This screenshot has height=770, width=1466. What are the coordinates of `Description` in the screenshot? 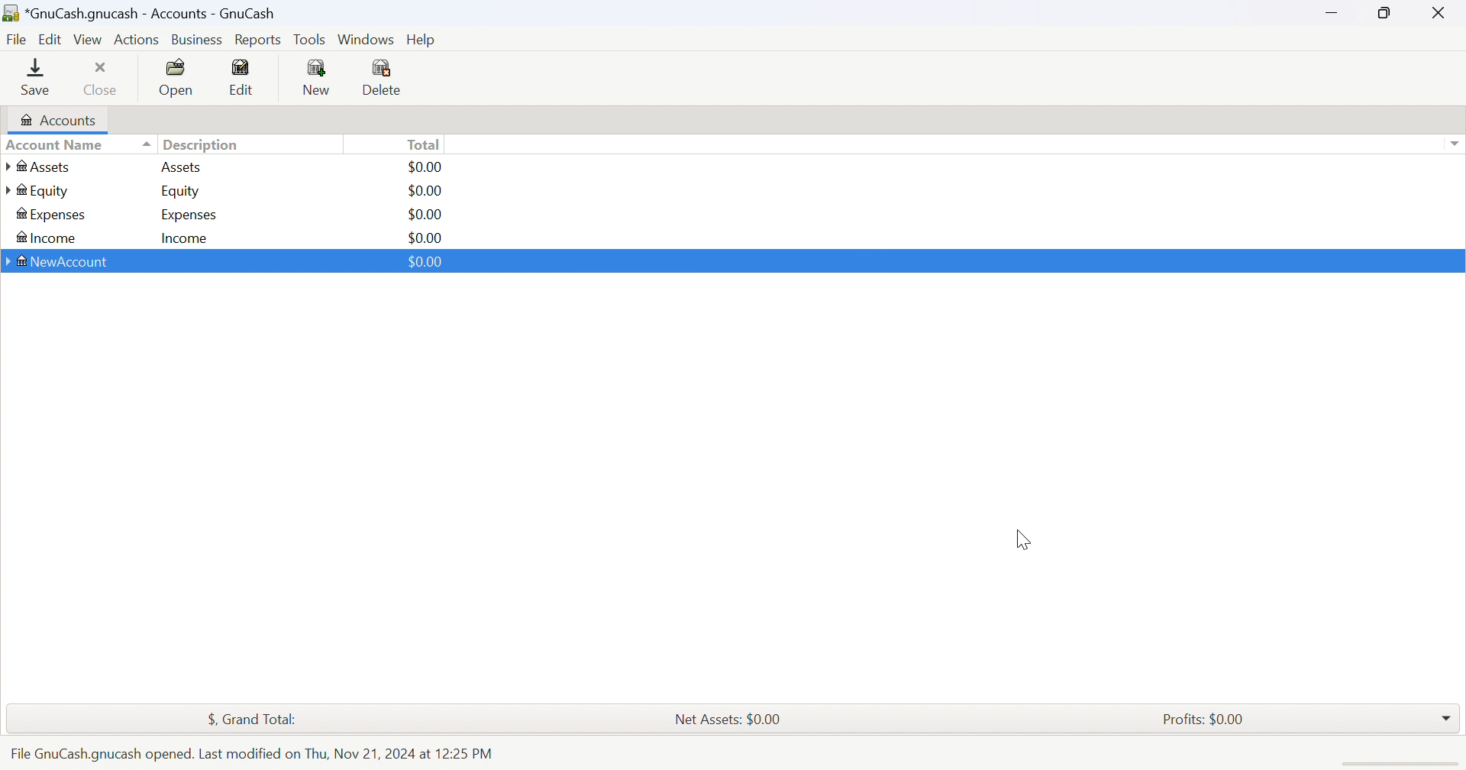 It's located at (202, 145).